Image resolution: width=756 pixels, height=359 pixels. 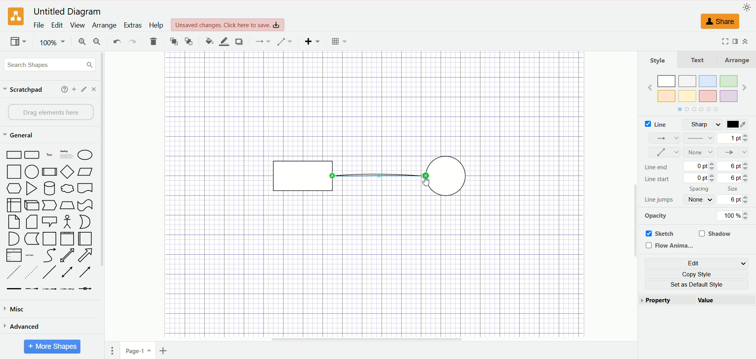 What do you see at coordinates (101, 205) in the screenshot?
I see `vertical scroll bar` at bounding box center [101, 205].